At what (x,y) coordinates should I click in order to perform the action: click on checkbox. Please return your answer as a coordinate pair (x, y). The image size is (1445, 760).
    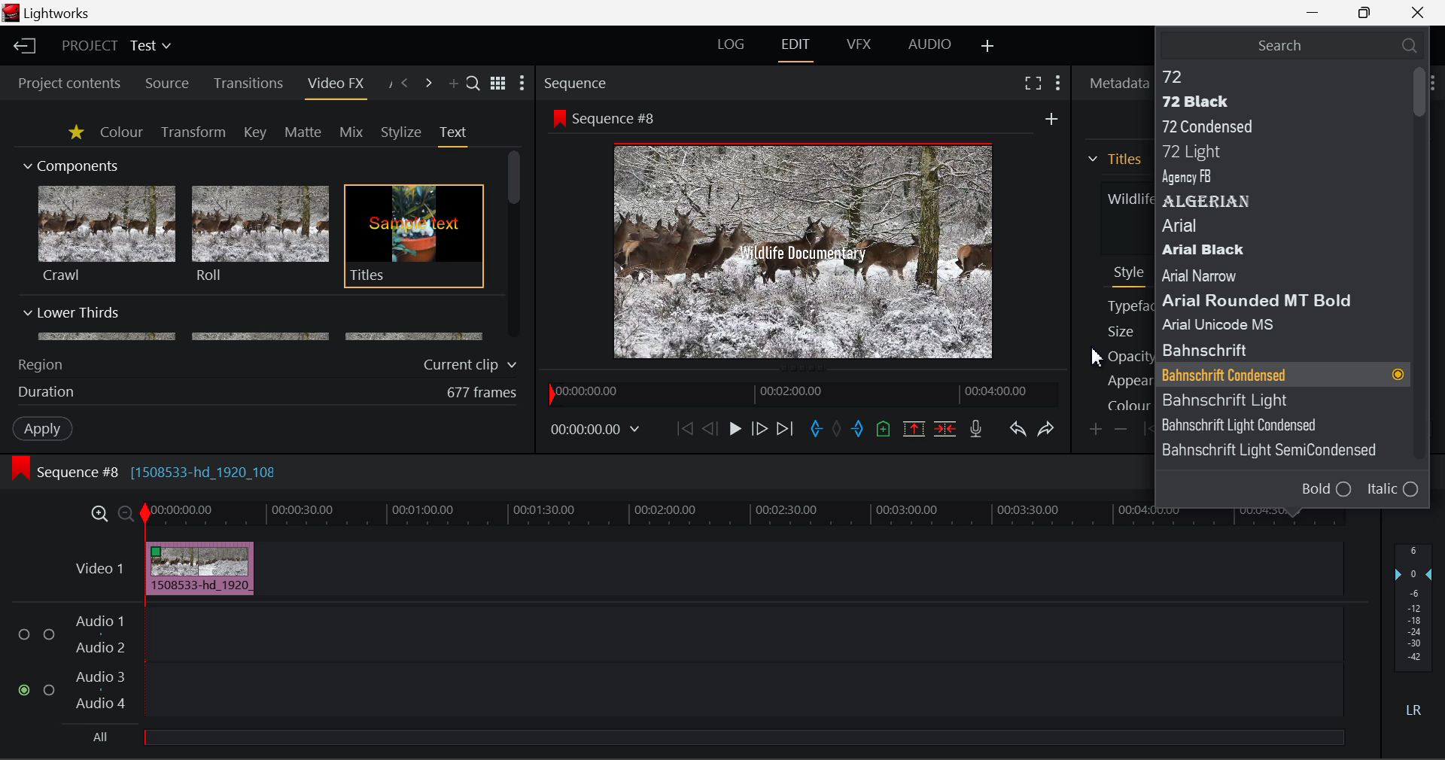
    Looking at the image, I should click on (52, 691).